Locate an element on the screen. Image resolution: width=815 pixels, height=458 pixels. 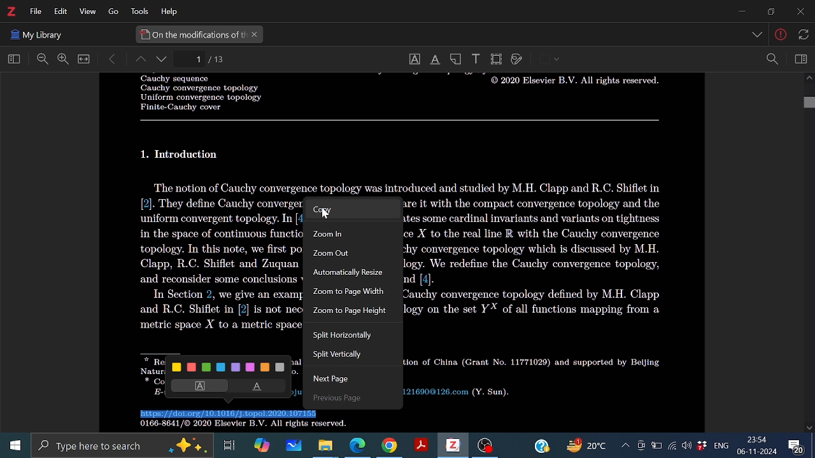
dropbox is located at coordinates (702, 447).